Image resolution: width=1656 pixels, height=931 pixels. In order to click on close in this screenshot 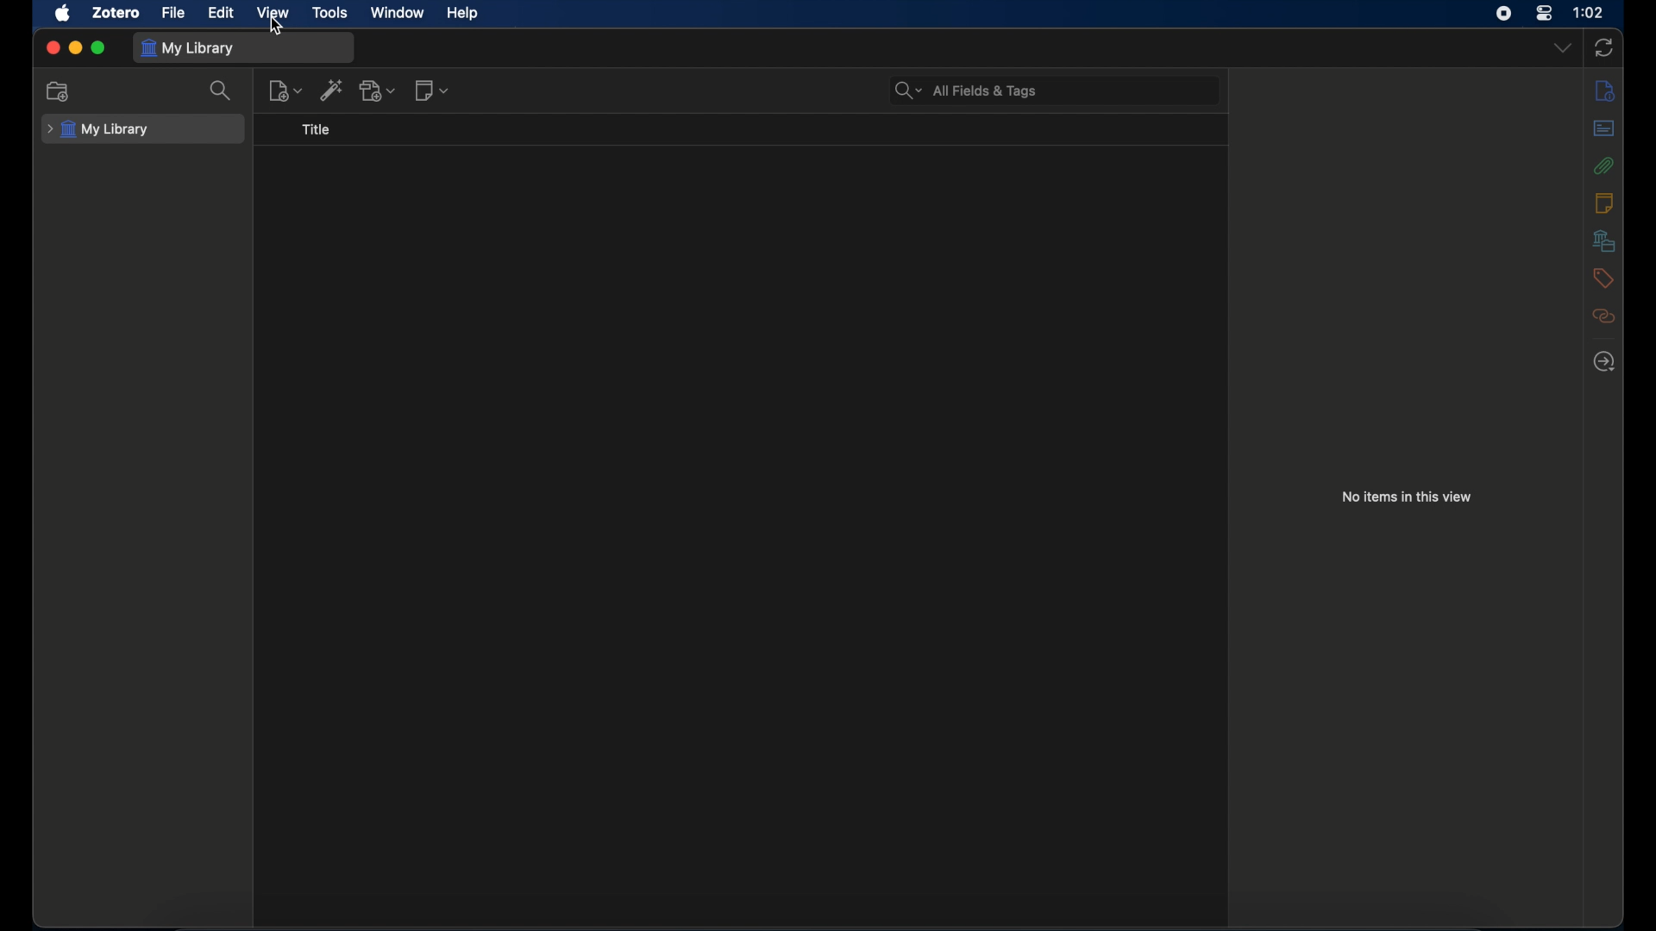, I will do `click(53, 47)`.